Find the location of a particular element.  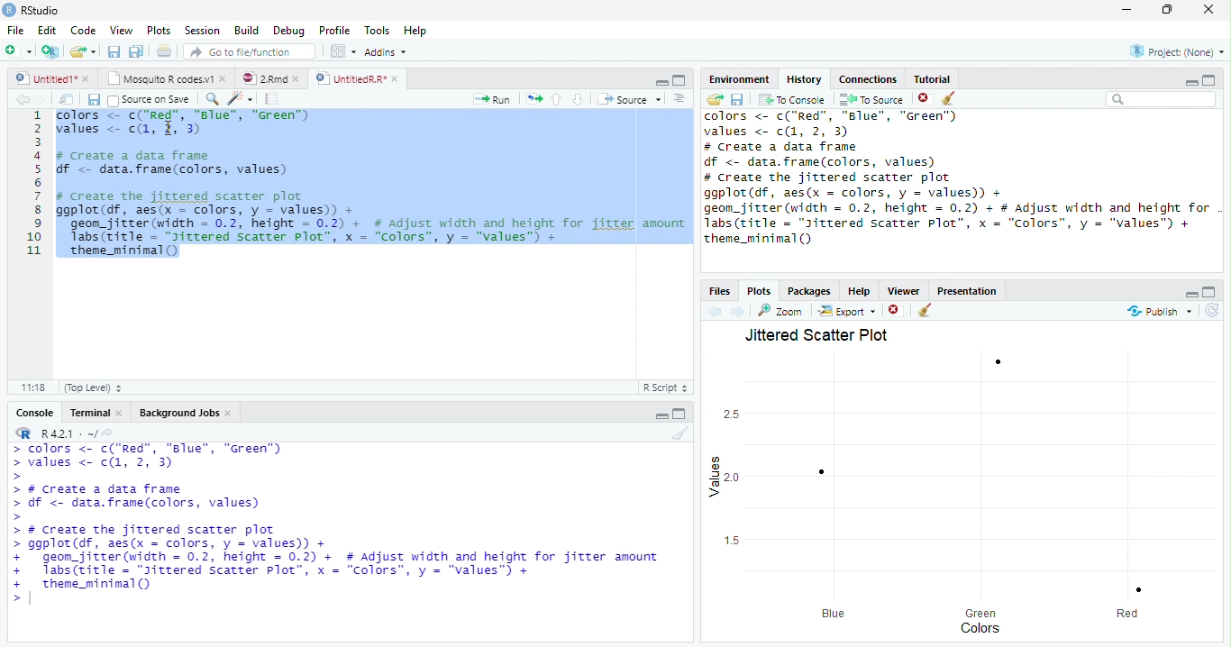

To Console is located at coordinates (791, 100).